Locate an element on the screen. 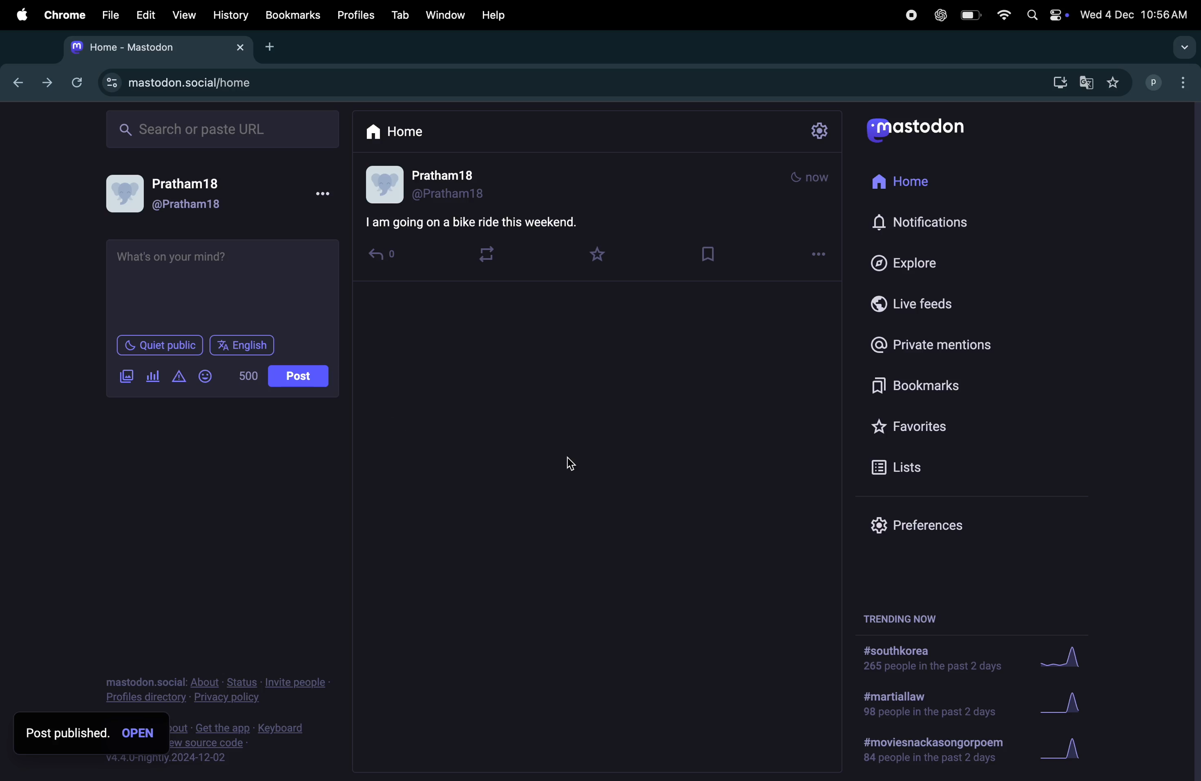 This screenshot has height=781, width=1201. Home is located at coordinates (395, 131).